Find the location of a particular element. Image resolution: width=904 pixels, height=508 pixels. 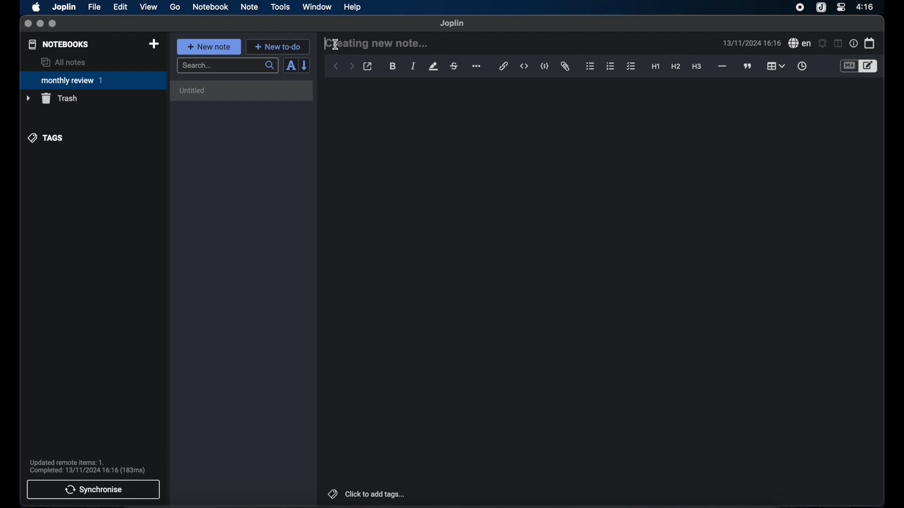

bold is located at coordinates (394, 66).